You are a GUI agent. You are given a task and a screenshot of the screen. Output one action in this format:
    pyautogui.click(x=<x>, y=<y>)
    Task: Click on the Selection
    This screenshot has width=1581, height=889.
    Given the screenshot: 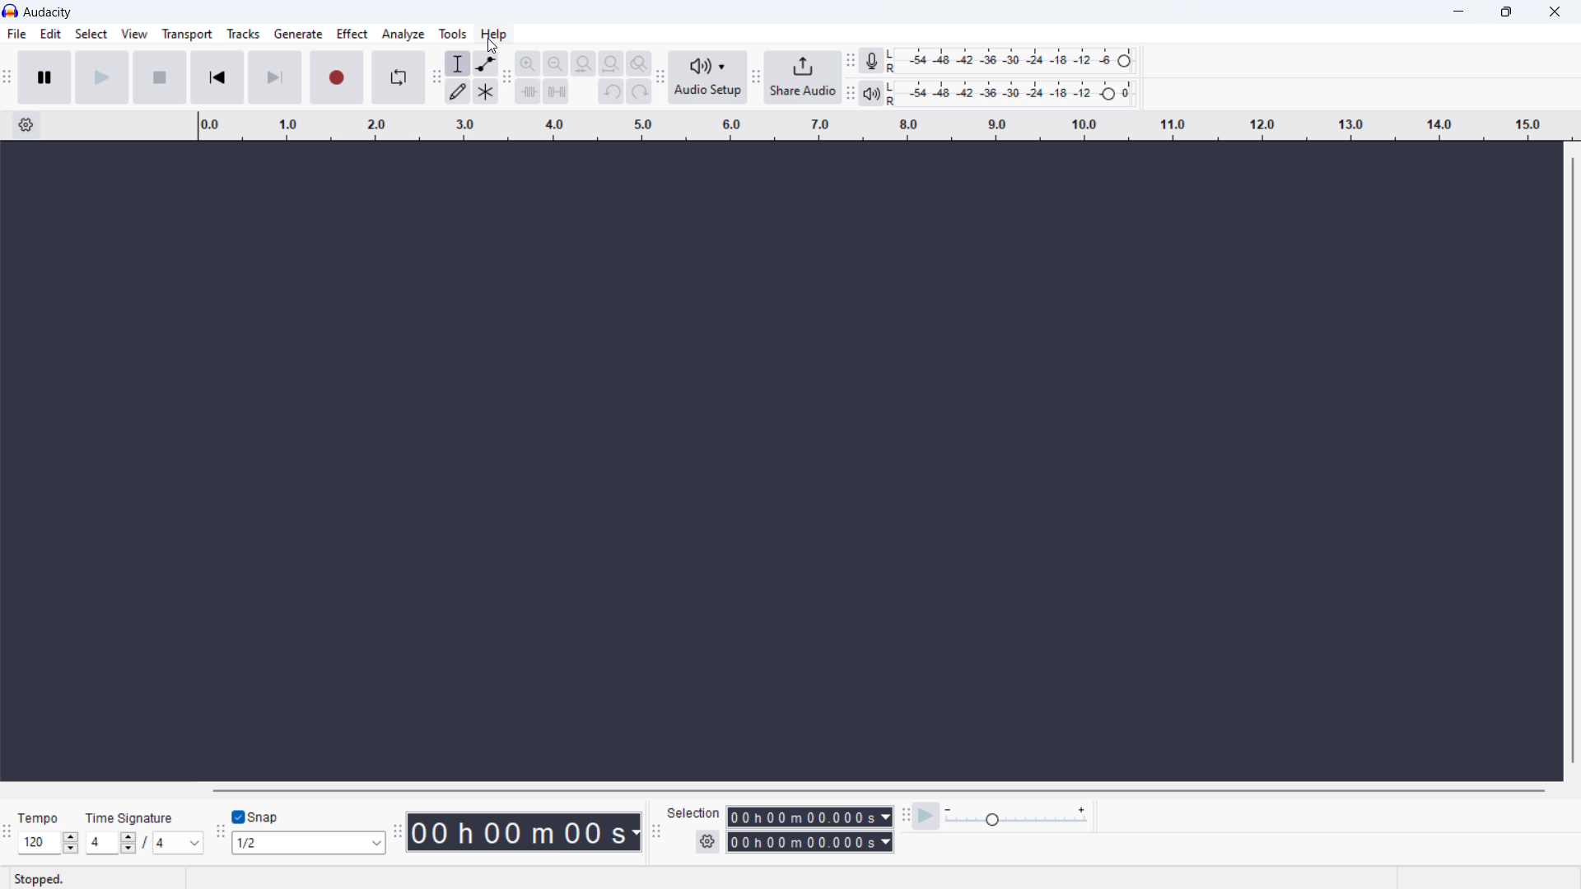 What is the action you would take?
    pyautogui.click(x=695, y=813)
    